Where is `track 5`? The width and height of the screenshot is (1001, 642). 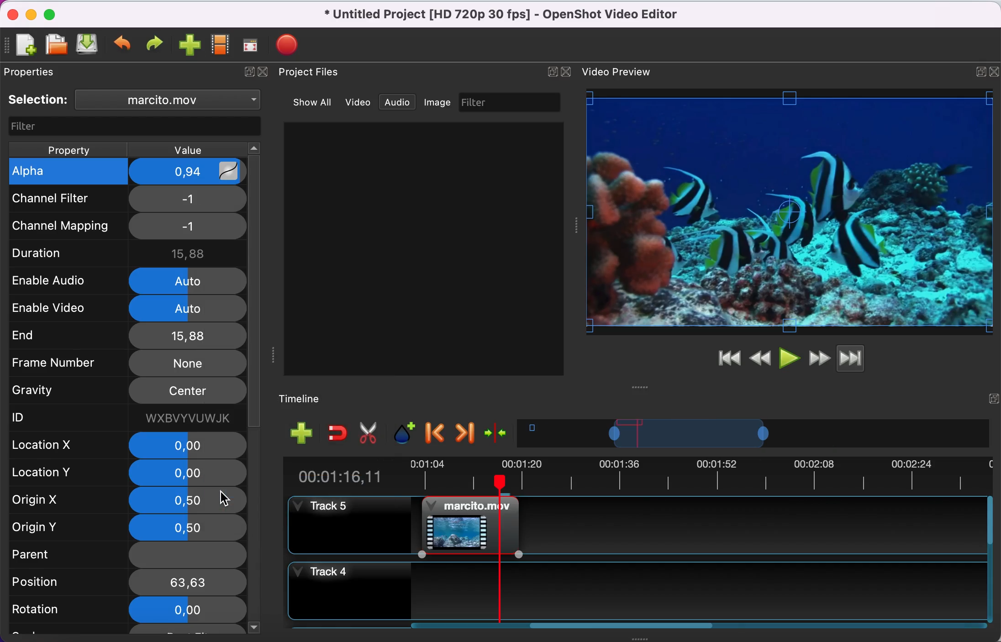 track 5 is located at coordinates (348, 523).